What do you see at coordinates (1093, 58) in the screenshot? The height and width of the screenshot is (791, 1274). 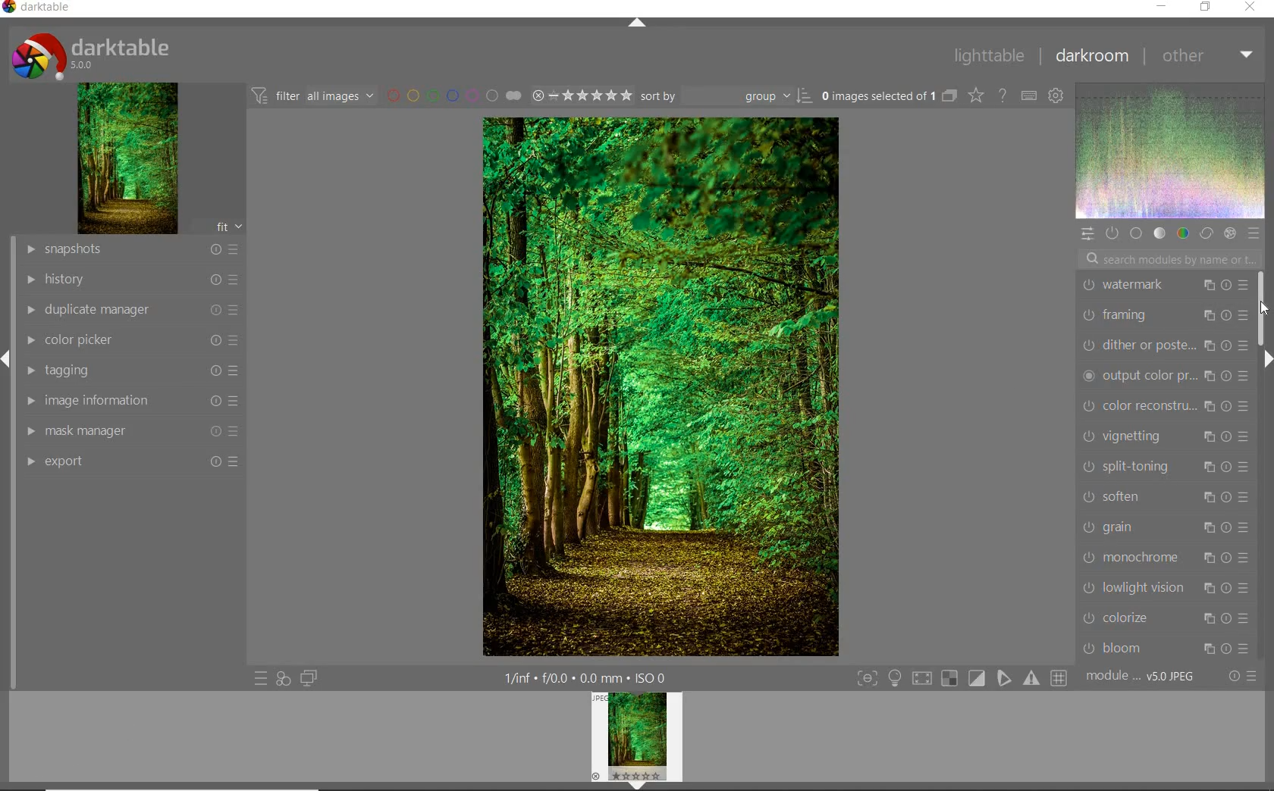 I see `DARKROOM` at bounding box center [1093, 58].